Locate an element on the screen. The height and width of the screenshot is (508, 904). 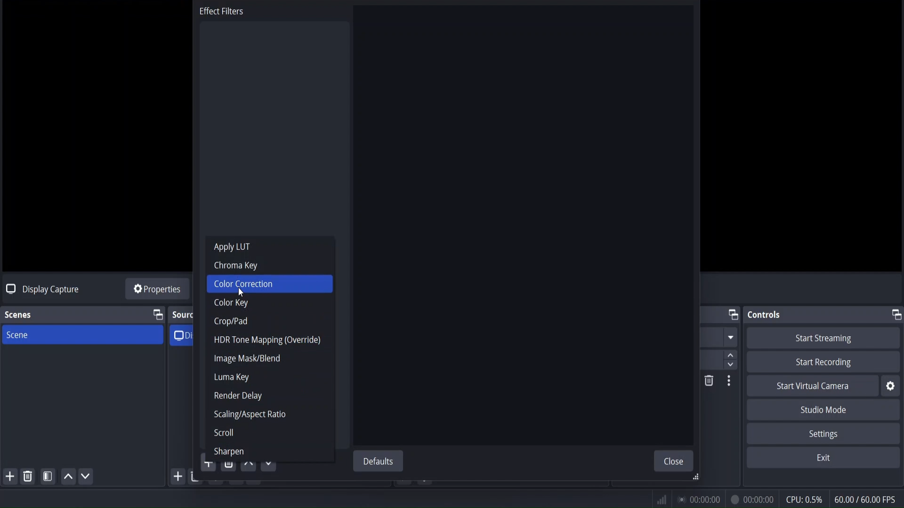
source properties is located at coordinates (157, 290).